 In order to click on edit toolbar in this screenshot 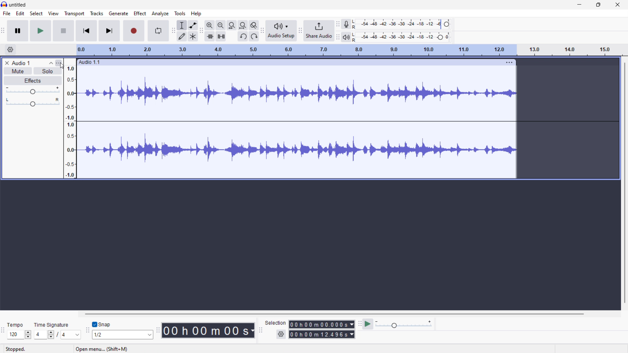, I will do `click(201, 31)`.